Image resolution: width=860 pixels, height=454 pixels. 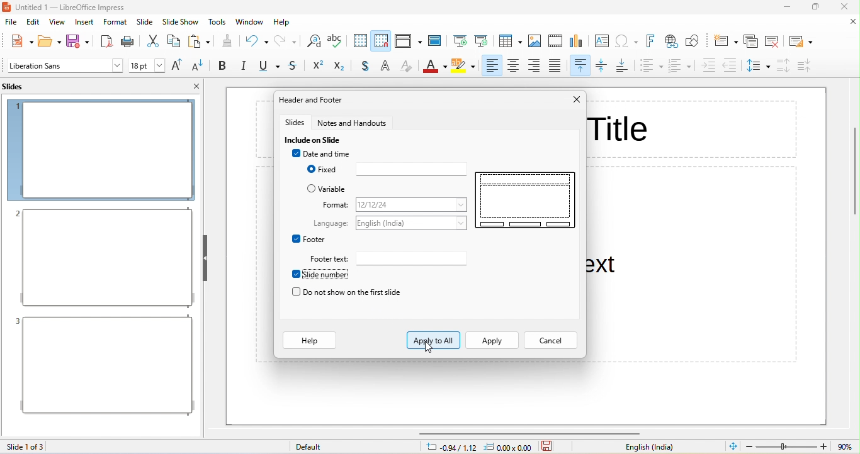 I want to click on delete slide, so click(x=774, y=40).